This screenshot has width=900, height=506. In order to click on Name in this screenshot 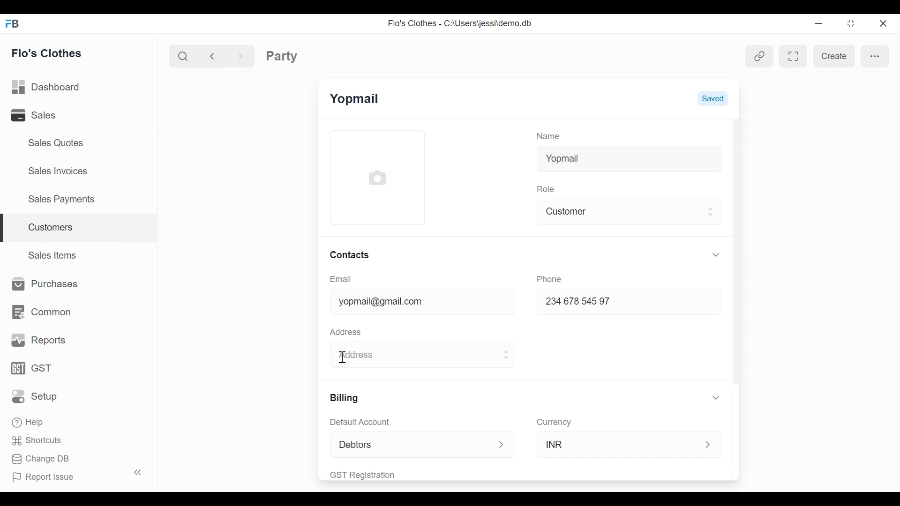, I will do `click(549, 136)`.